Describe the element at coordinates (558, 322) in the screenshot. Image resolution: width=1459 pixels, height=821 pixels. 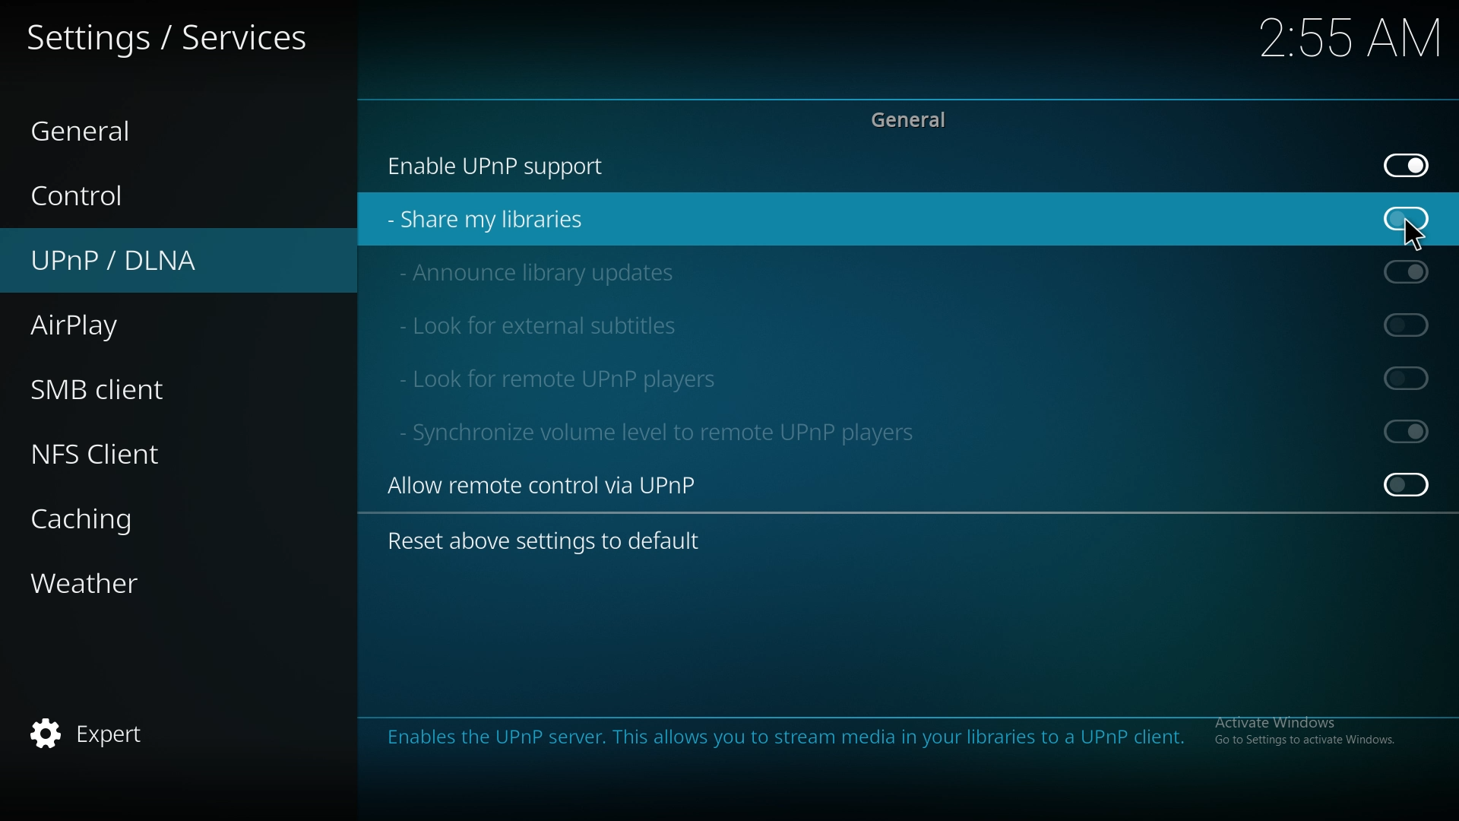
I see `look for external subtitles` at that location.